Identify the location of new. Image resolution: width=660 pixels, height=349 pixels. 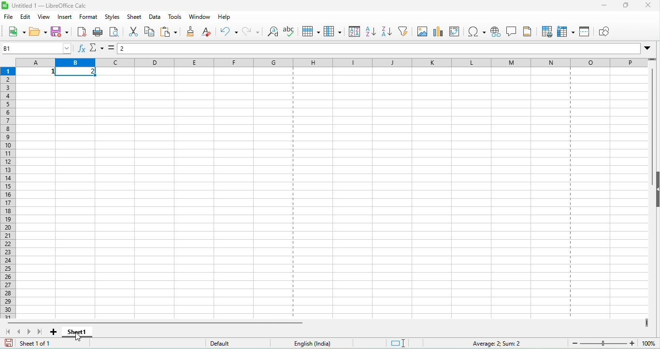
(14, 31).